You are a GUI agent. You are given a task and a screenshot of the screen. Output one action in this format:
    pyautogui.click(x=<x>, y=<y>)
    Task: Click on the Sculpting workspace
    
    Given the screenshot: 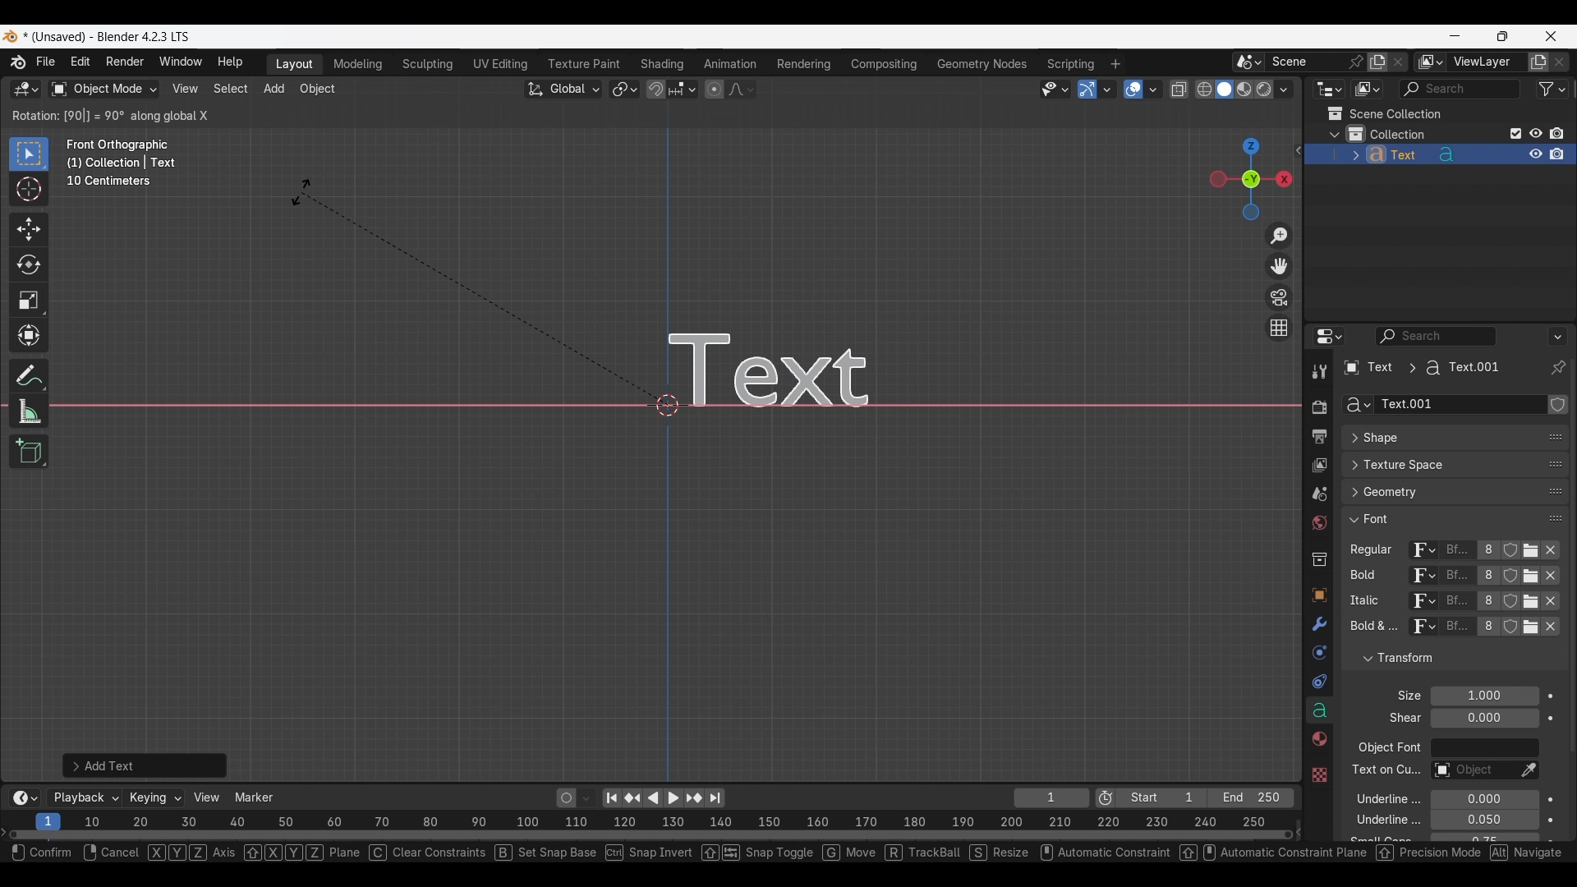 What is the action you would take?
    pyautogui.click(x=430, y=64)
    